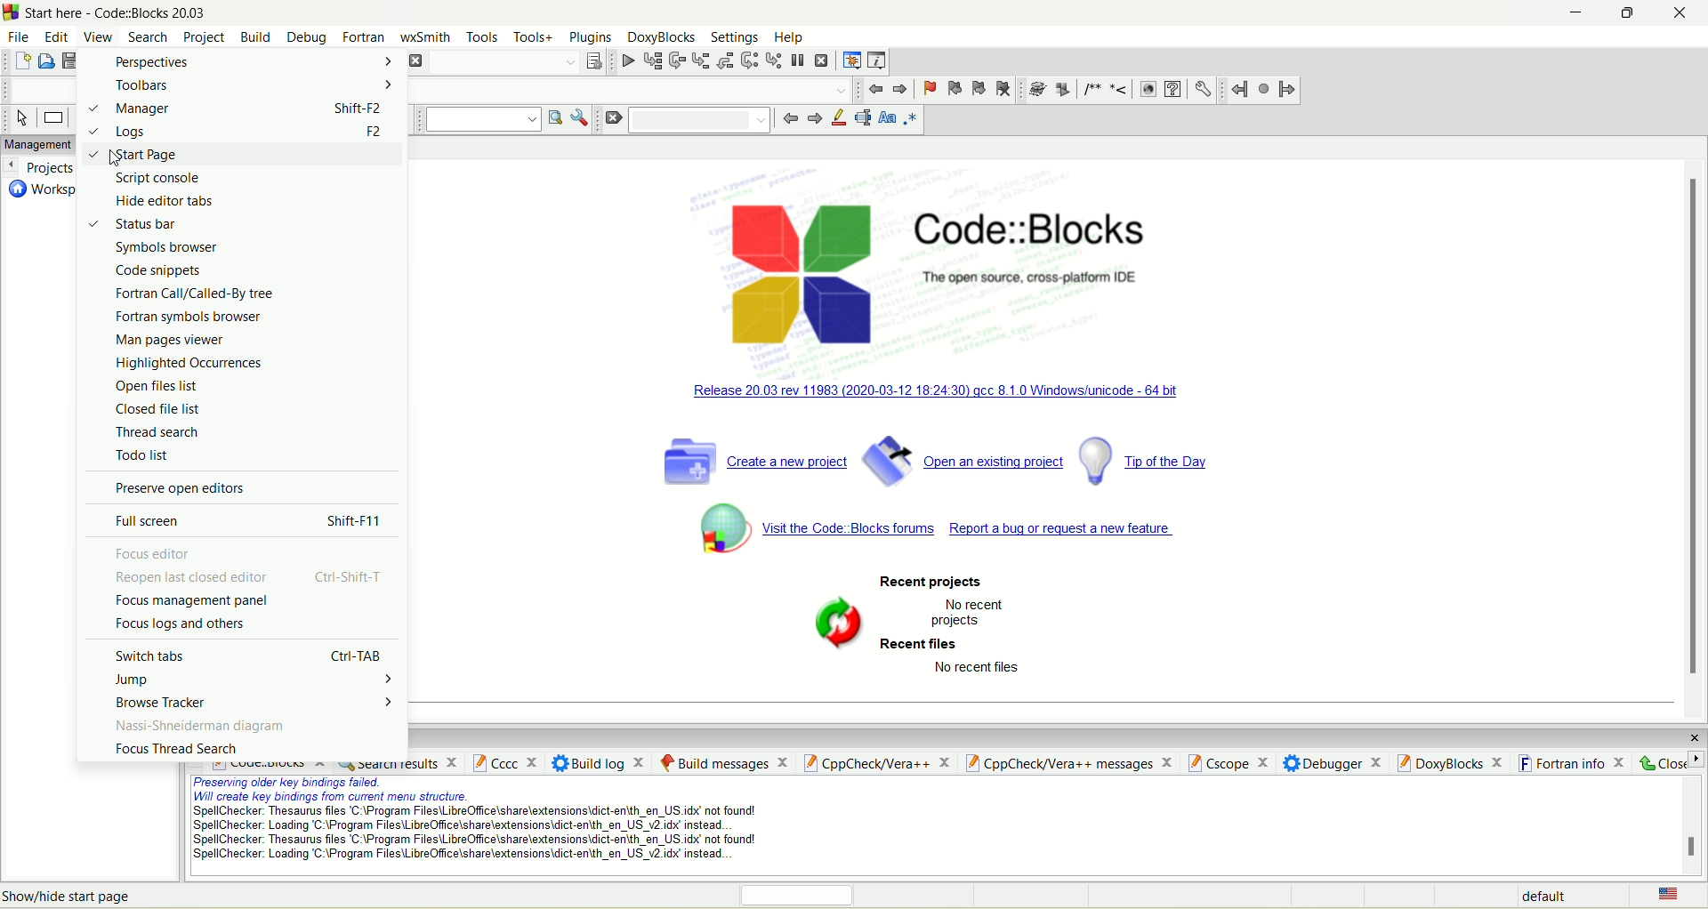 Image resolution: width=1708 pixels, height=909 pixels. Describe the element at coordinates (825, 61) in the screenshot. I see `stop debugger` at that location.